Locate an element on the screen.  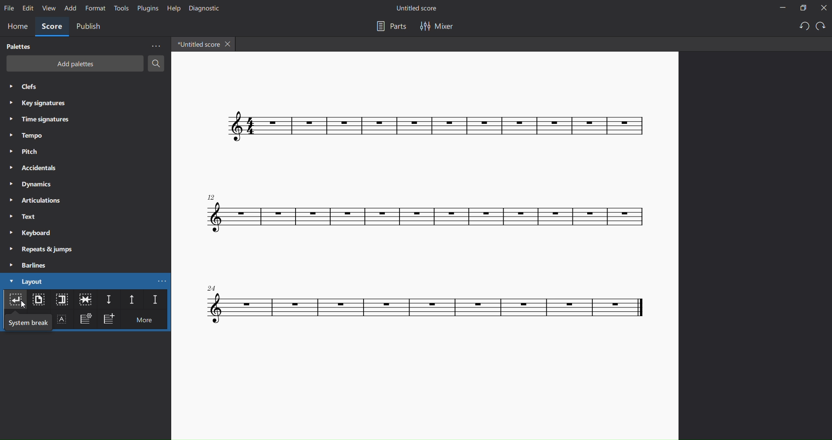
publish is located at coordinates (90, 26).